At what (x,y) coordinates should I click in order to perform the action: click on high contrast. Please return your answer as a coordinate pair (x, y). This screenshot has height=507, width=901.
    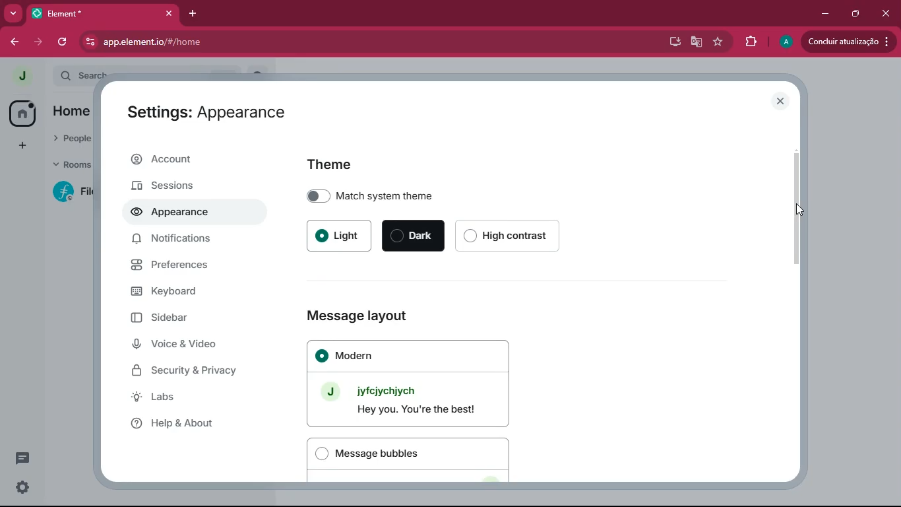
    Looking at the image, I should click on (514, 236).